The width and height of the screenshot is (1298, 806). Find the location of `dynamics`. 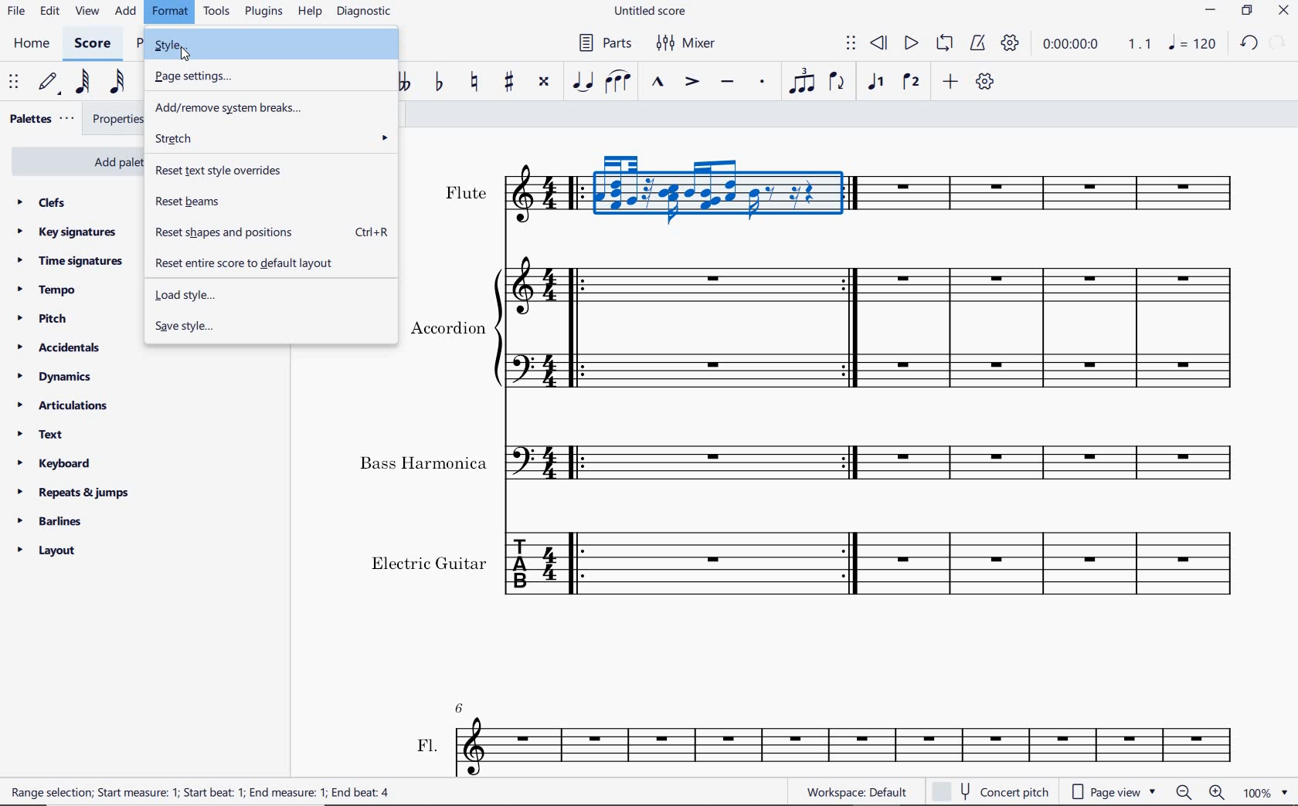

dynamics is located at coordinates (56, 376).